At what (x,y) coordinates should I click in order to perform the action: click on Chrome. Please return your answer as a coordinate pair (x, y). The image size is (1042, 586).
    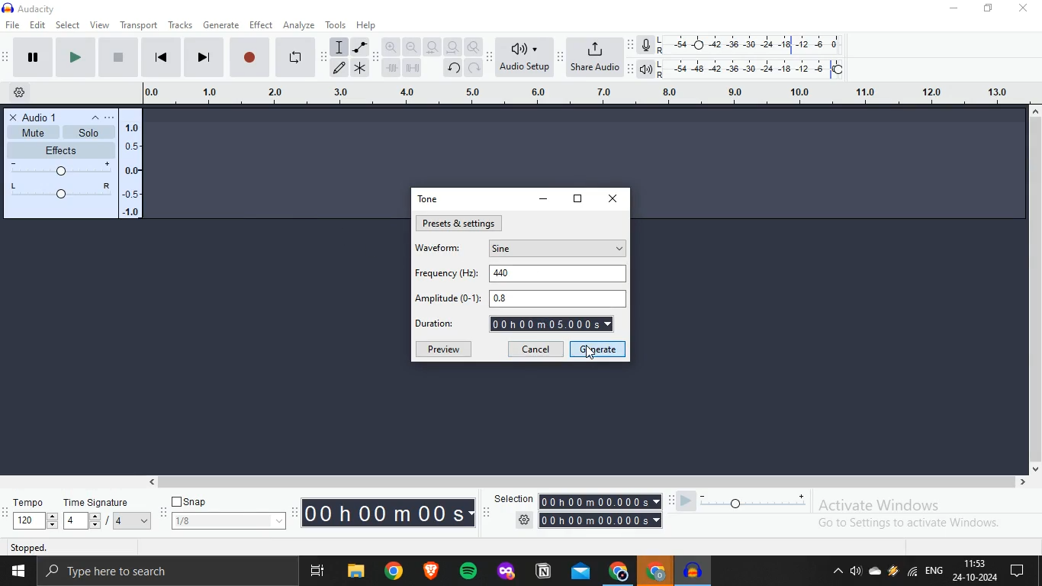
    Looking at the image, I should click on (653, 572).